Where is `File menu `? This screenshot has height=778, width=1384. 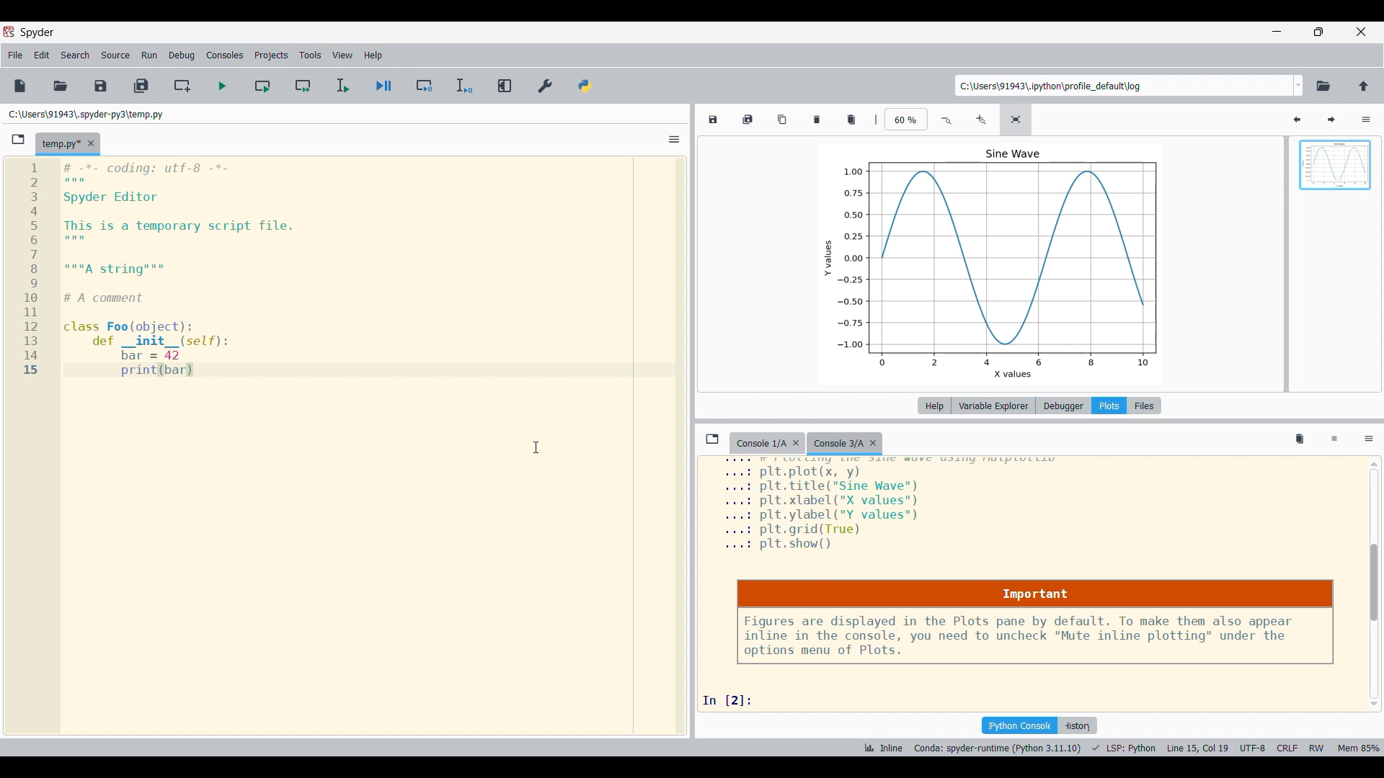 File menu  is located at coordinates (15, 55).